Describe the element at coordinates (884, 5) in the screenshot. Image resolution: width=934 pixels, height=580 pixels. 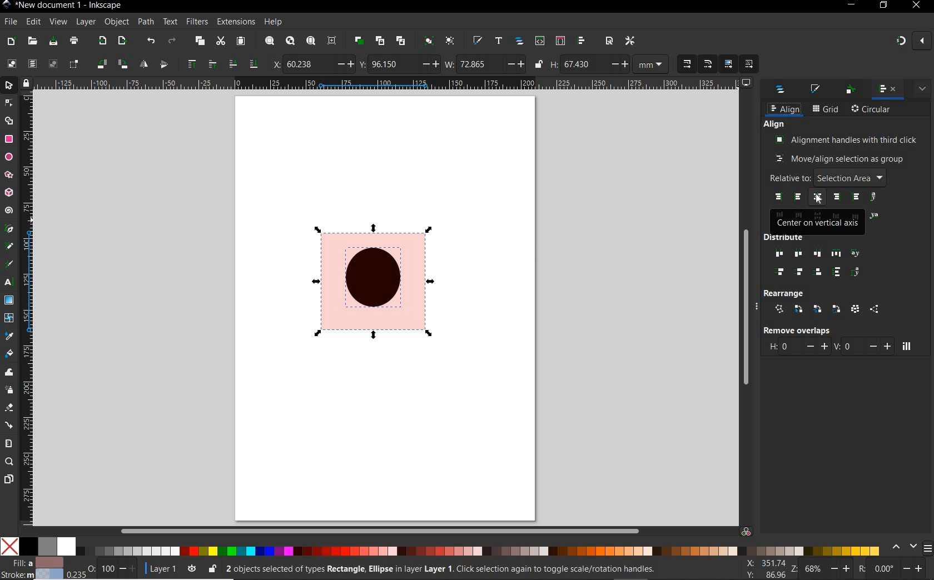
I see `restore` at that location.